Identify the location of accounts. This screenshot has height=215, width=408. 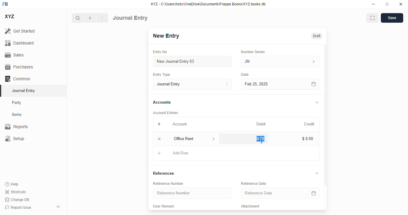
(162, 102).